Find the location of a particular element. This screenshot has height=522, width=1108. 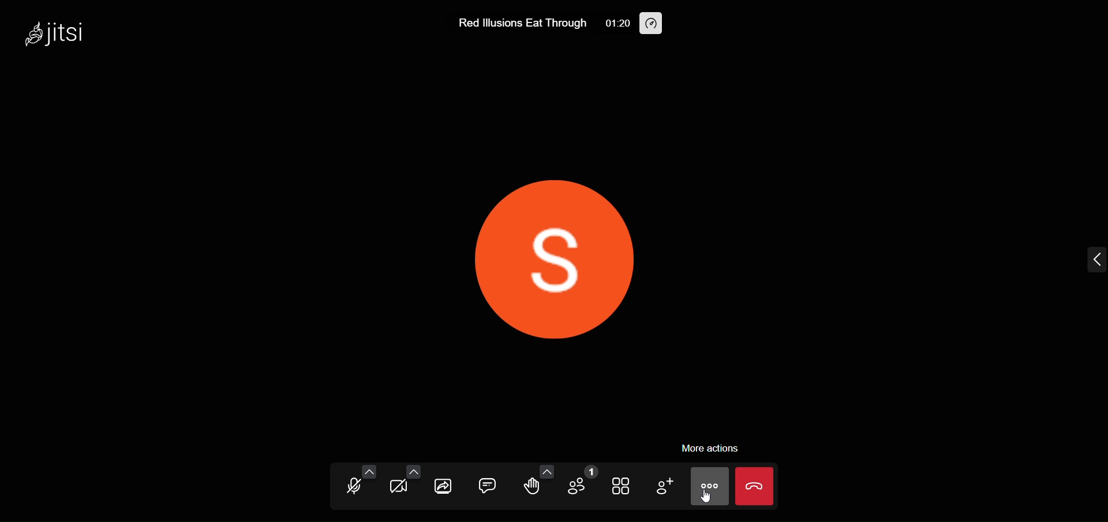

chat is located at coordinates (487, 483).